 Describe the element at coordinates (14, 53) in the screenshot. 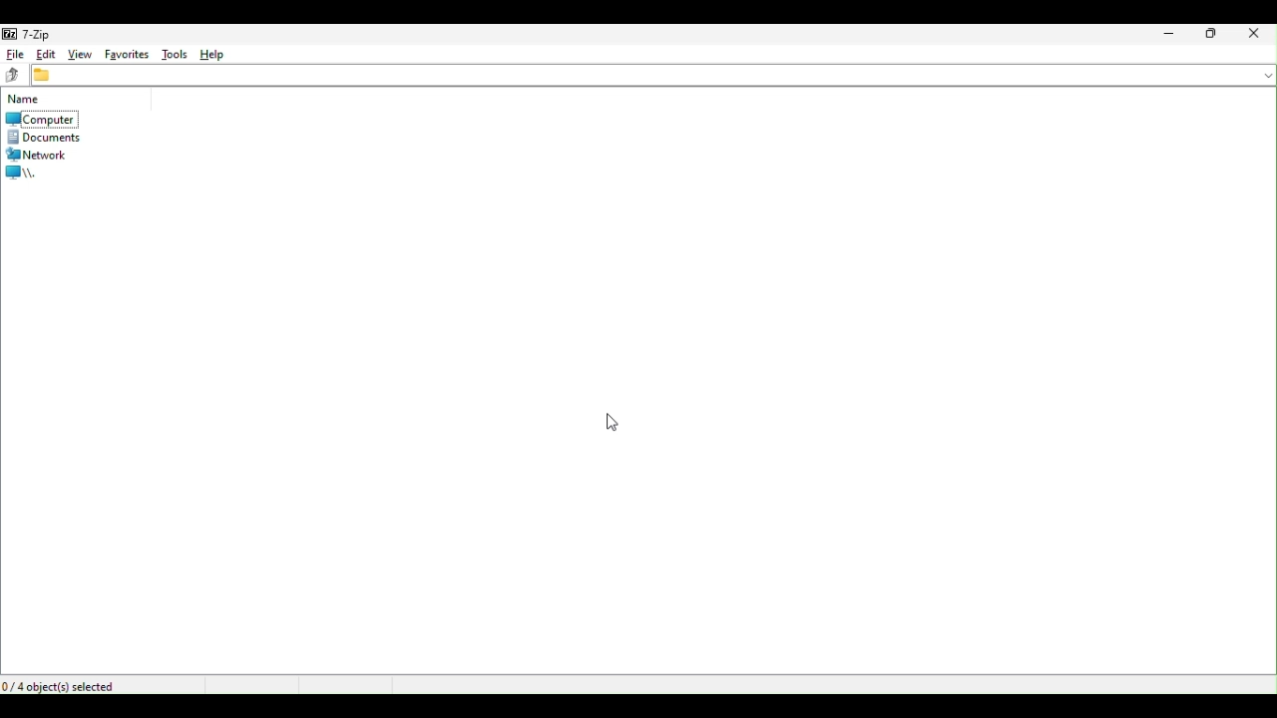

I see `File` at that location.